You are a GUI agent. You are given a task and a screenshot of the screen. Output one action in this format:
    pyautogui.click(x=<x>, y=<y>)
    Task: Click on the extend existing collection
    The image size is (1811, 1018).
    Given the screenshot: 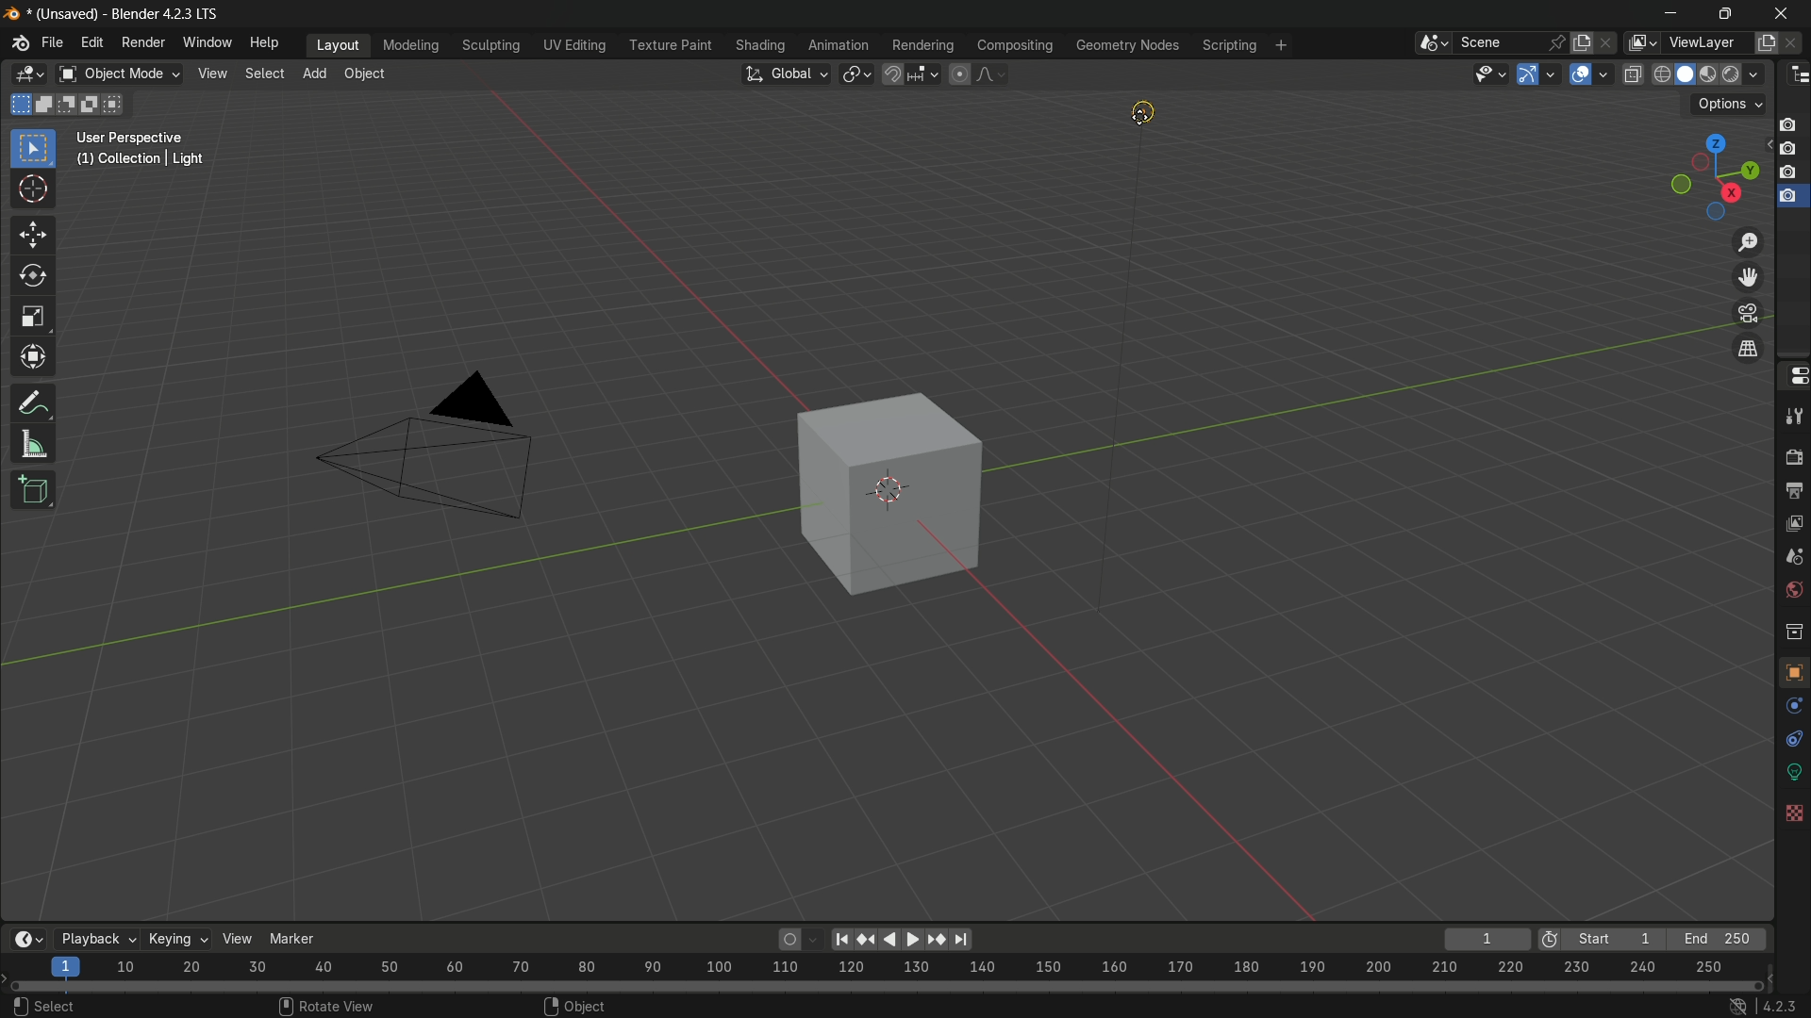 What is the action you would take?
    pyautogui.click(x=47, y=104)
    